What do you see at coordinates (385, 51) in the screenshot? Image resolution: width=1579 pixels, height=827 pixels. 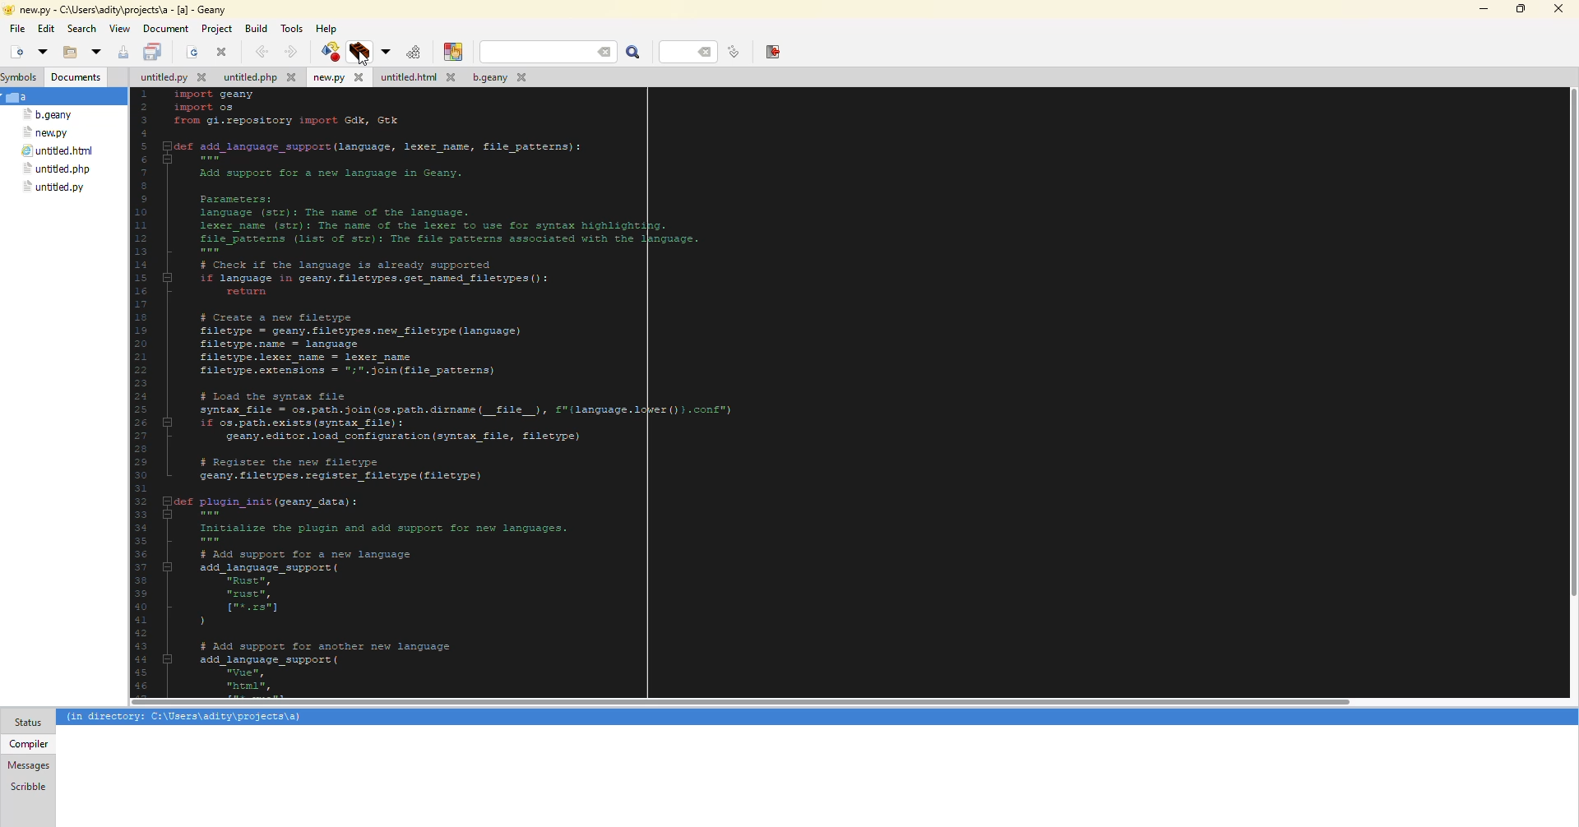 I see `build options` at bounding box center [385, 51].